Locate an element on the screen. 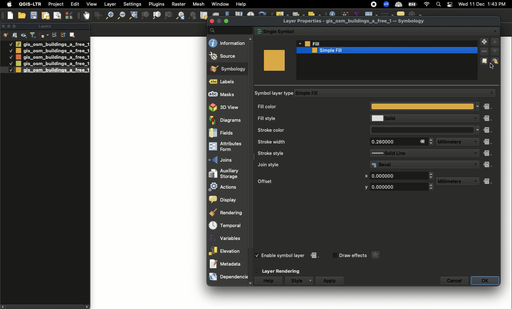  Edit is located at coordinates (75, 4).